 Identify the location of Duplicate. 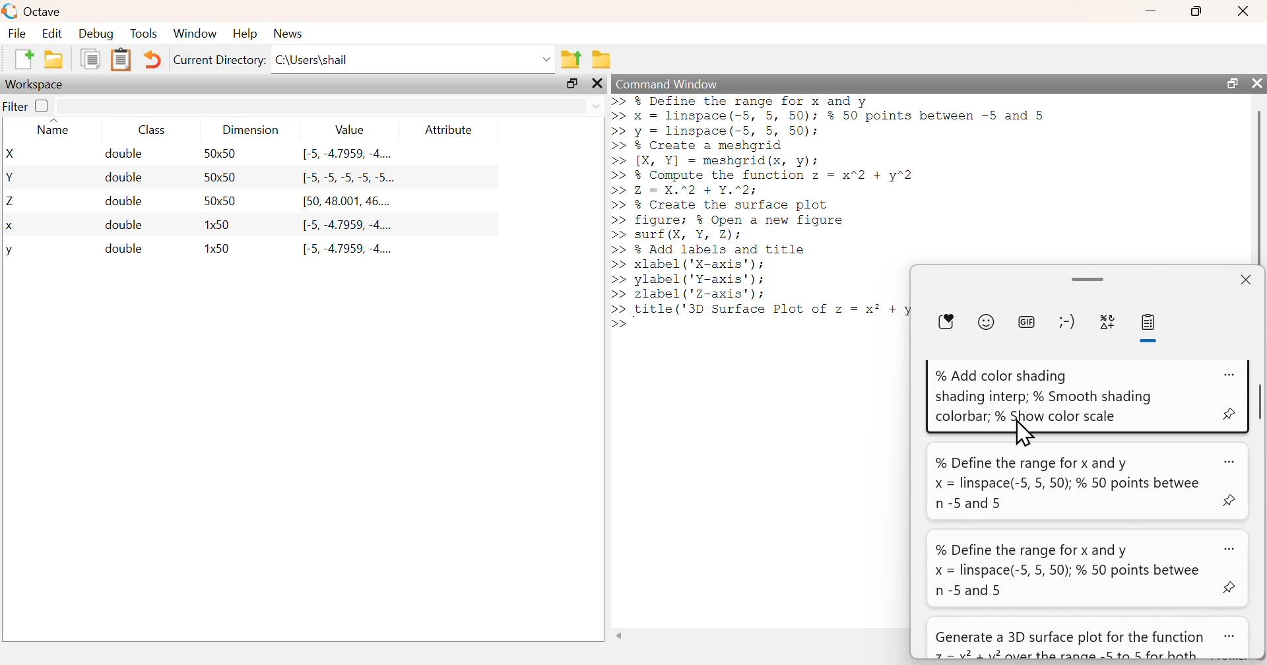
(92, 59).